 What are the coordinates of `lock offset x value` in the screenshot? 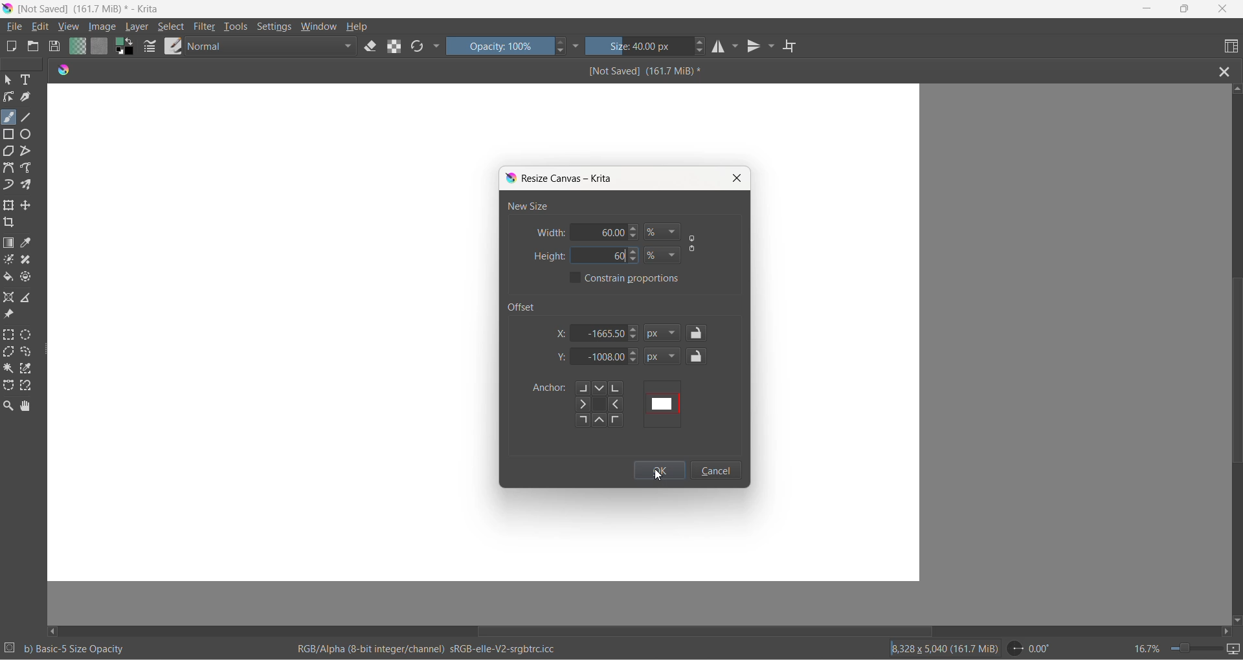 It's located at (697, 333).